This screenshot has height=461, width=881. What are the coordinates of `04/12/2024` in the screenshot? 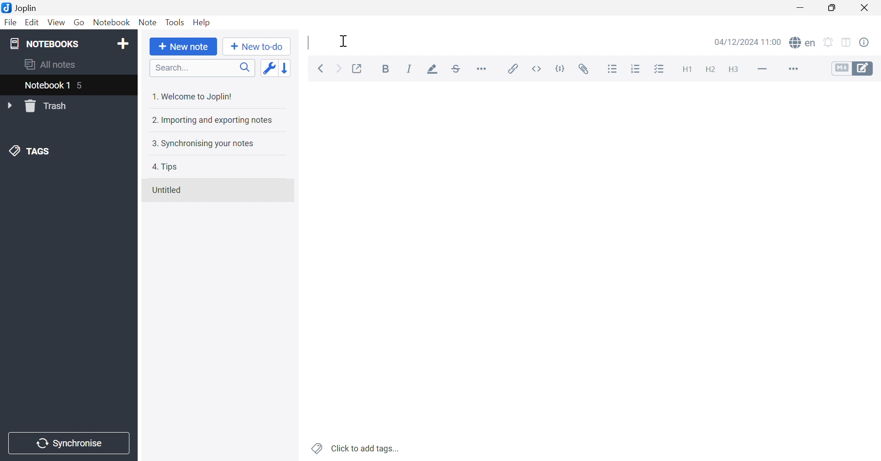 It's located at (746, 42).